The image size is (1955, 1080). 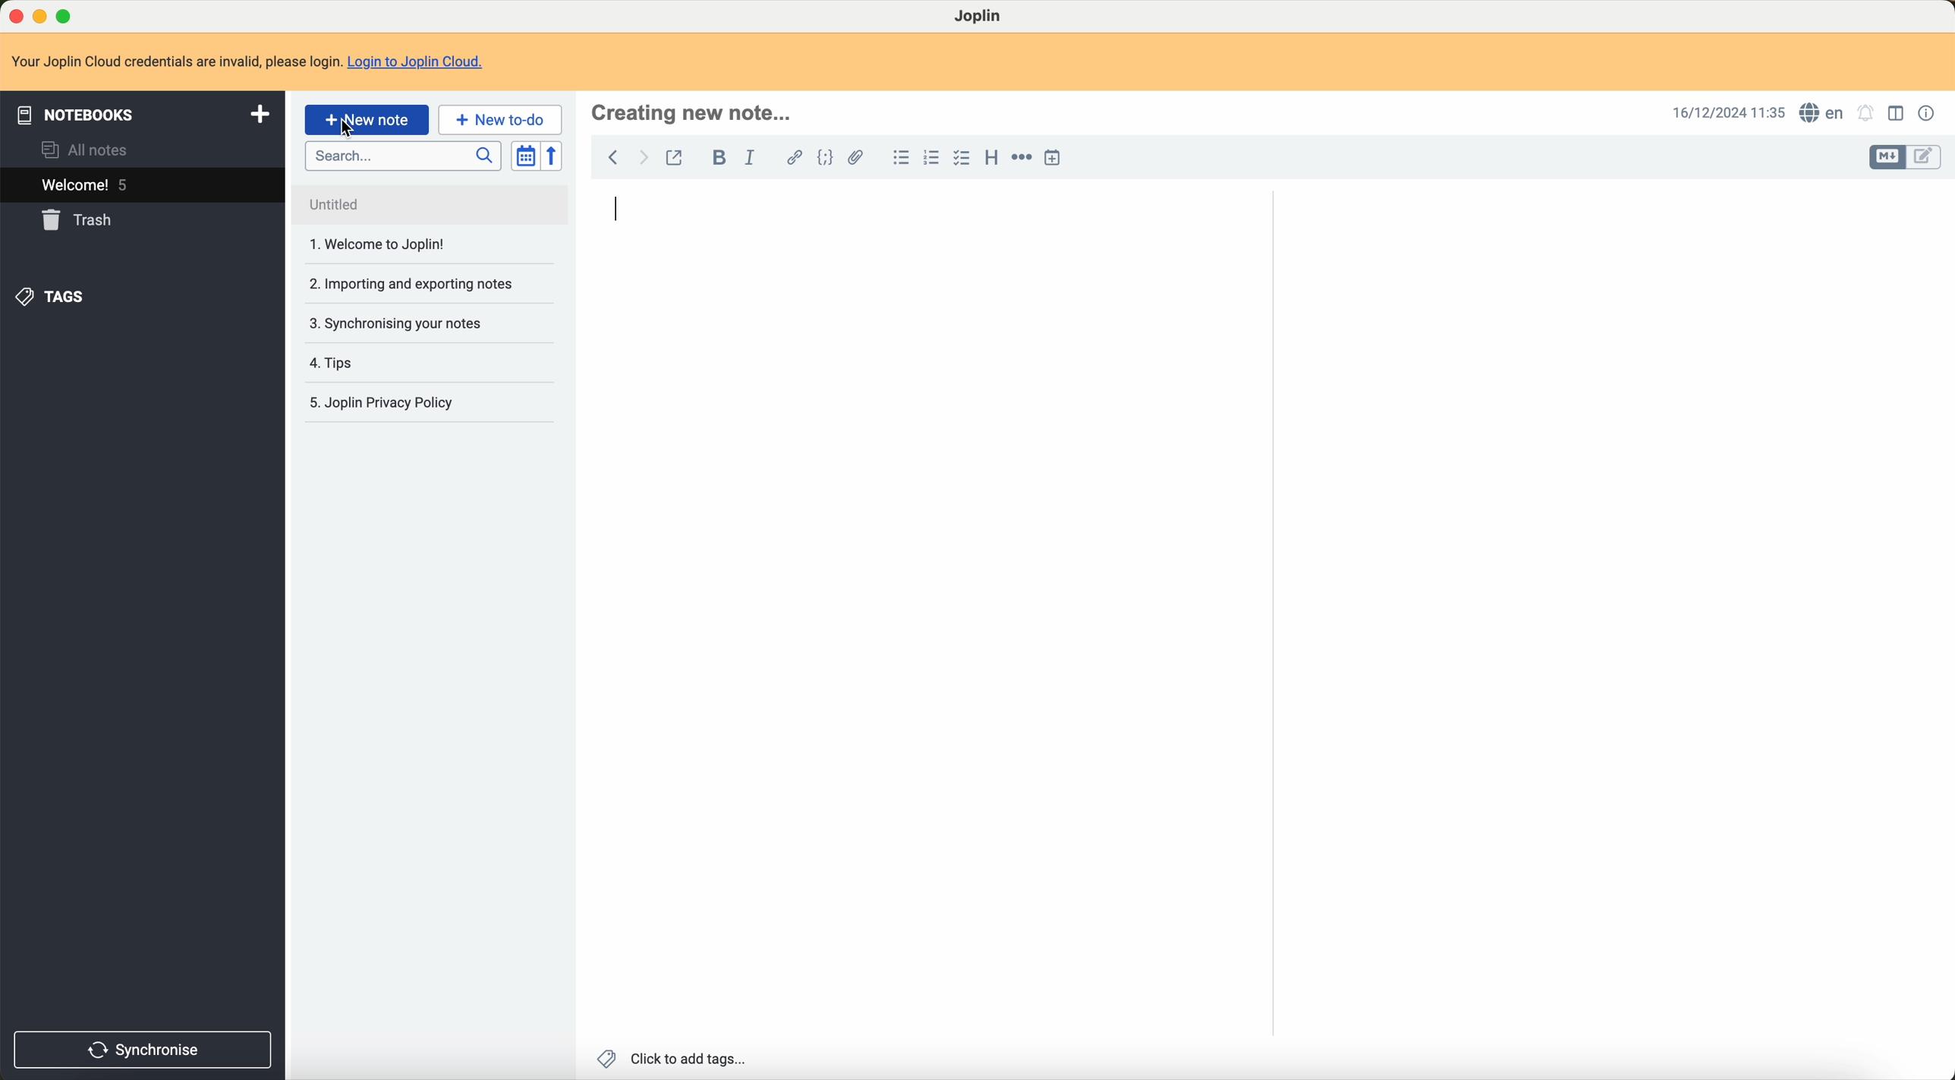 I want to click on new note, so click(x=367, y=120).